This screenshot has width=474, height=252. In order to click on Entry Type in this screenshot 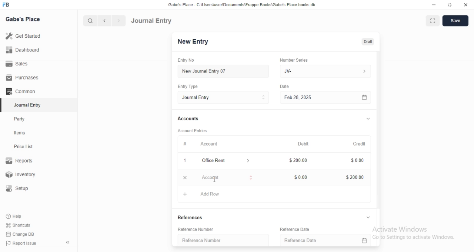, I will do `click(223, 98)`.